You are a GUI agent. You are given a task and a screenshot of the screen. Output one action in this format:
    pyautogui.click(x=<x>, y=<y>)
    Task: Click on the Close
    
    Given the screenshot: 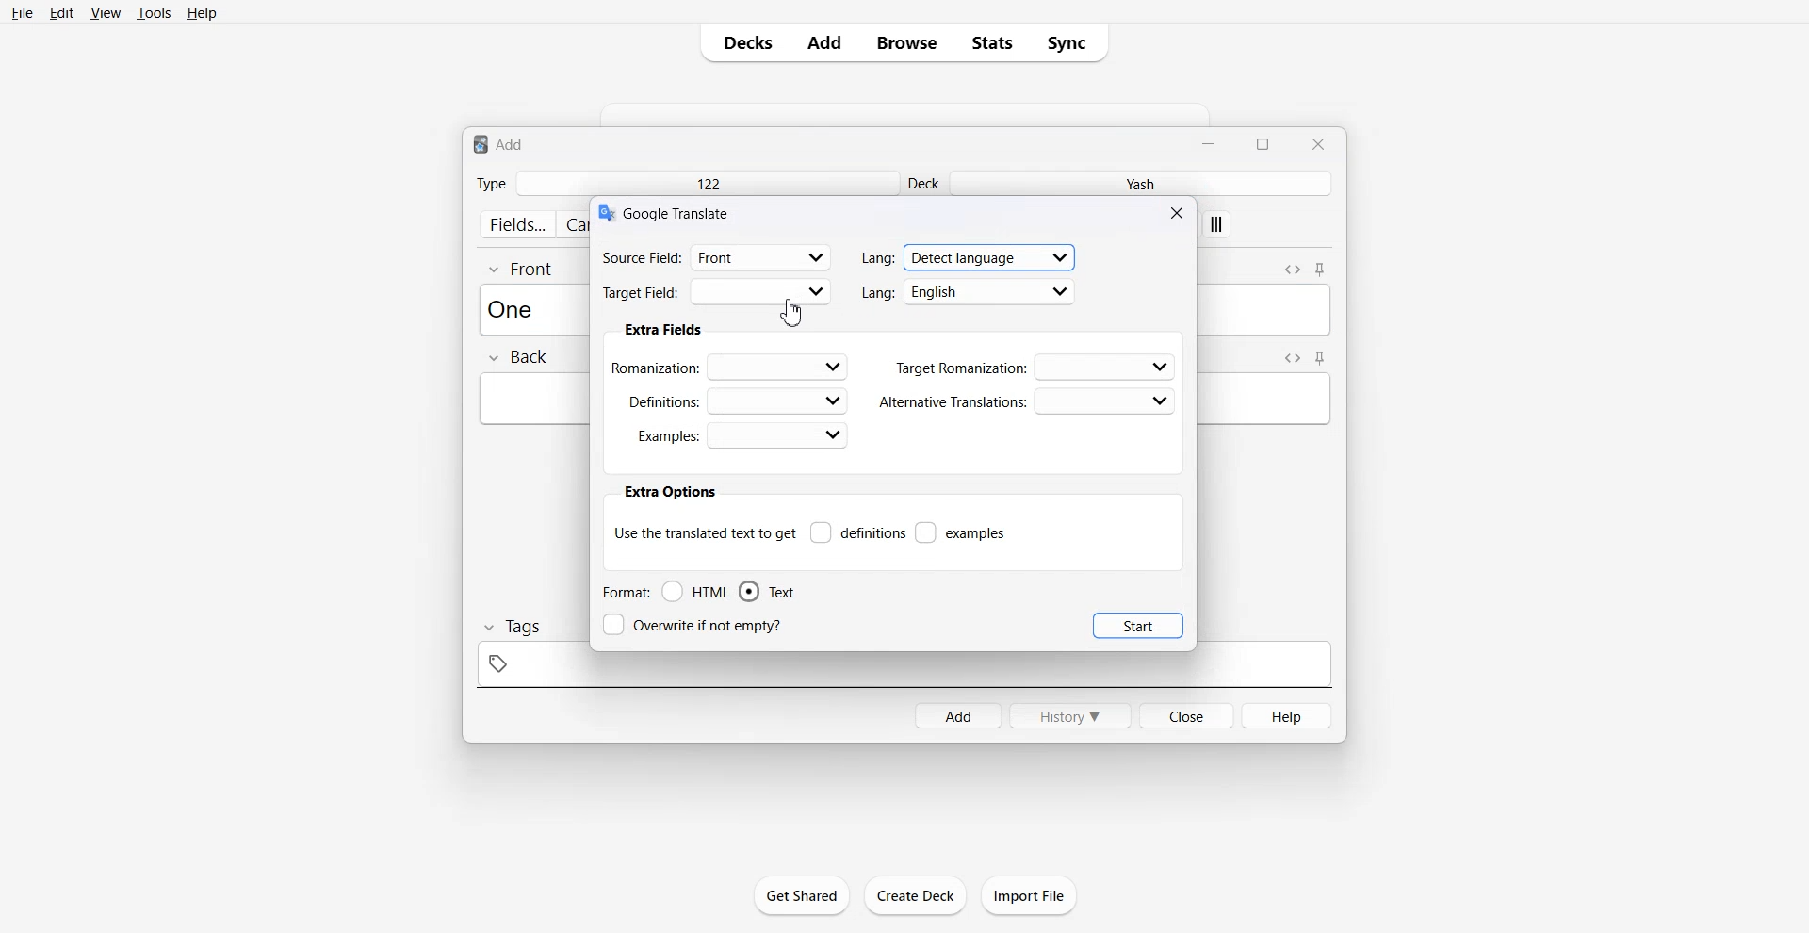 What is the action you would take?
    pyautogui.click(x=1185, y=714)
    